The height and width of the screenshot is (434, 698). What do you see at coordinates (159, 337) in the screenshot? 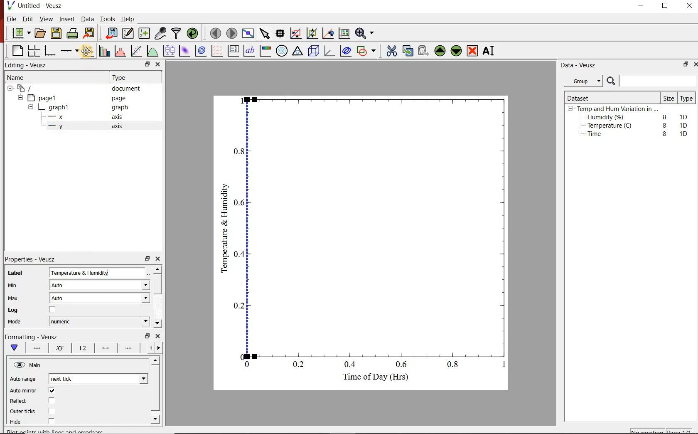
I see `close` at bounding box center [159, 337].